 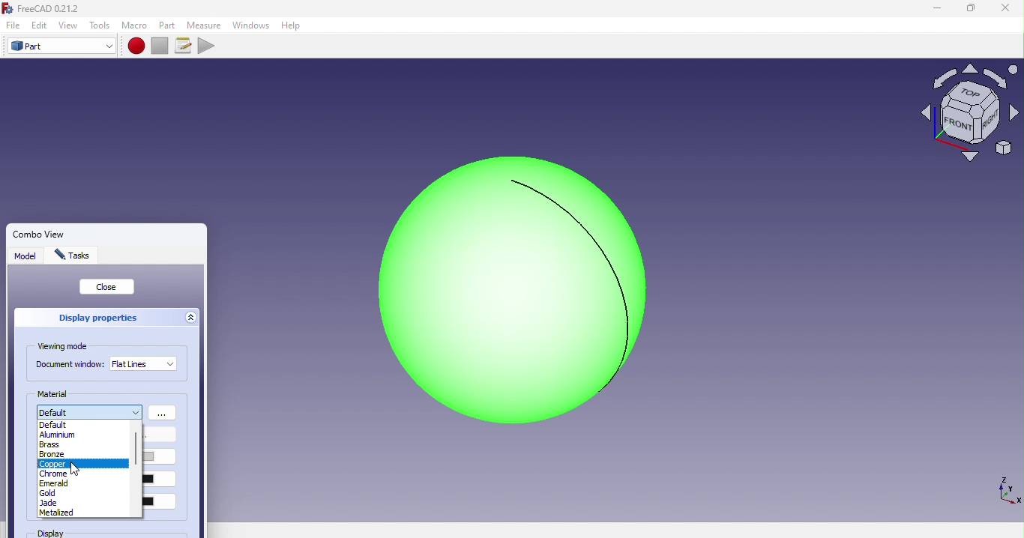 I want to click on Maximize, so click(x=971, y=10).